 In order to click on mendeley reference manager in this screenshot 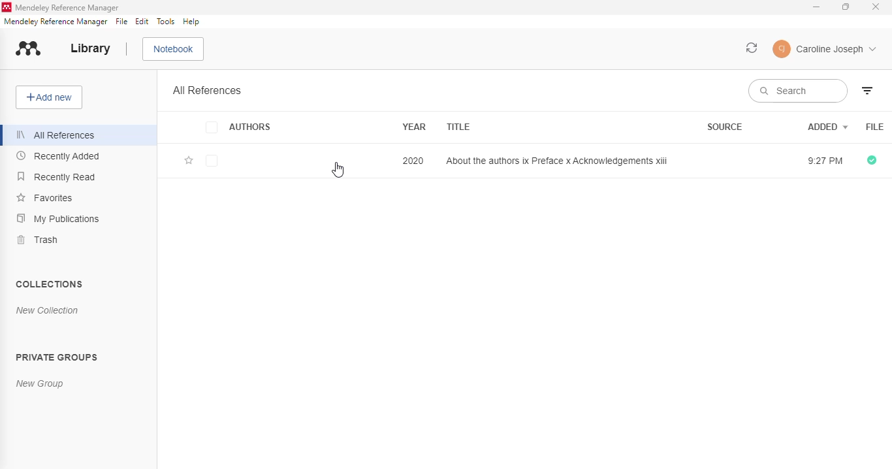, I will do `click(56, 22)`.